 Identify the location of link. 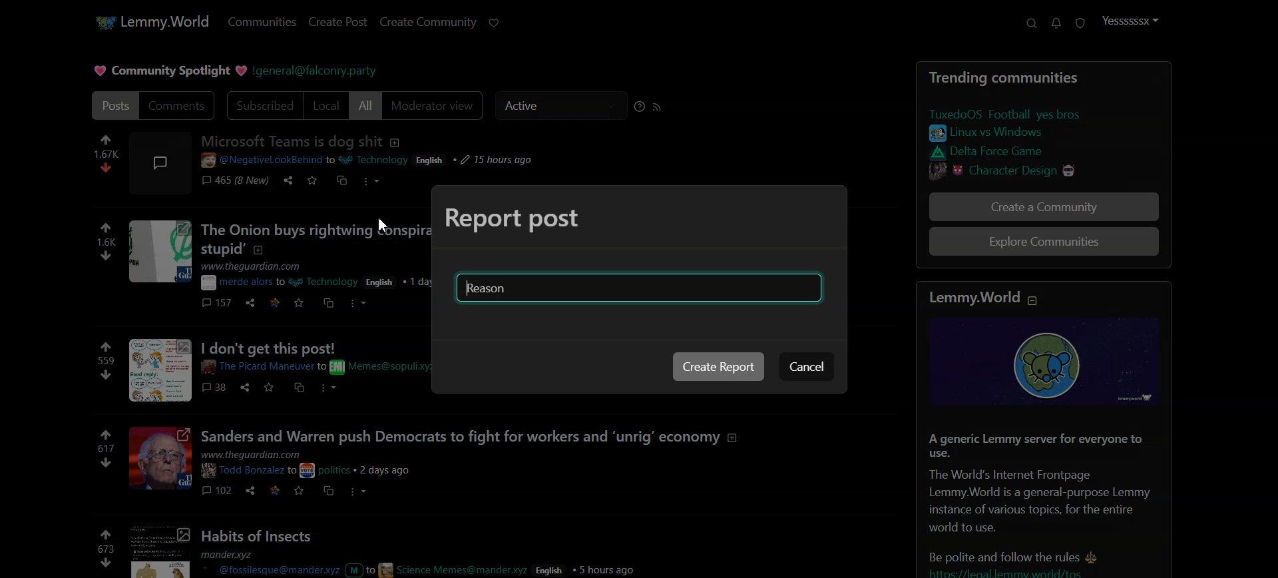
(1013, 152).